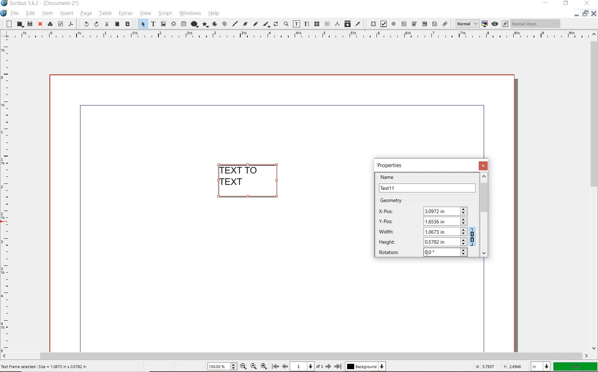 This screenshot has width=598, height=372. What do you see at coordinates (164, 25) in the screenshot?
I see `image frame` at bounding box center [164, 25].